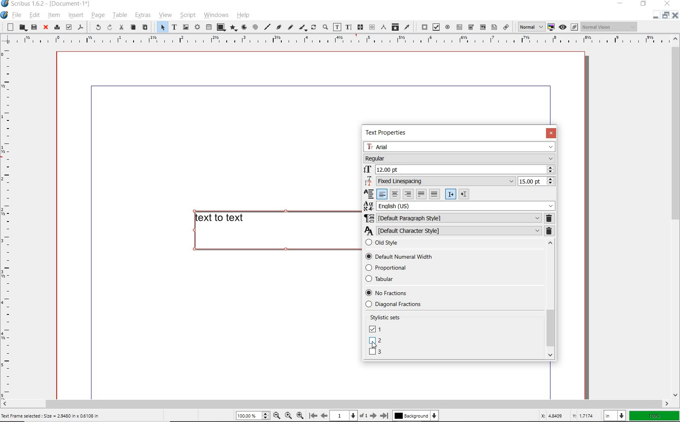  Describe the element at coordinates (494, 28) in the screenshot. I see `Text annotation` at that location.